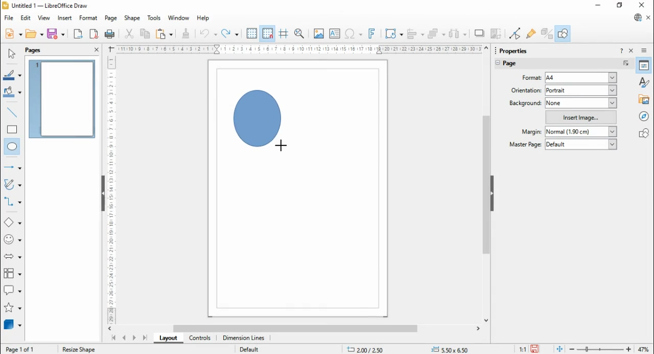 The image size is (654, 354). Describe the element at coordinates (480, 33) in the screenshot. I see `shadow` at that location.